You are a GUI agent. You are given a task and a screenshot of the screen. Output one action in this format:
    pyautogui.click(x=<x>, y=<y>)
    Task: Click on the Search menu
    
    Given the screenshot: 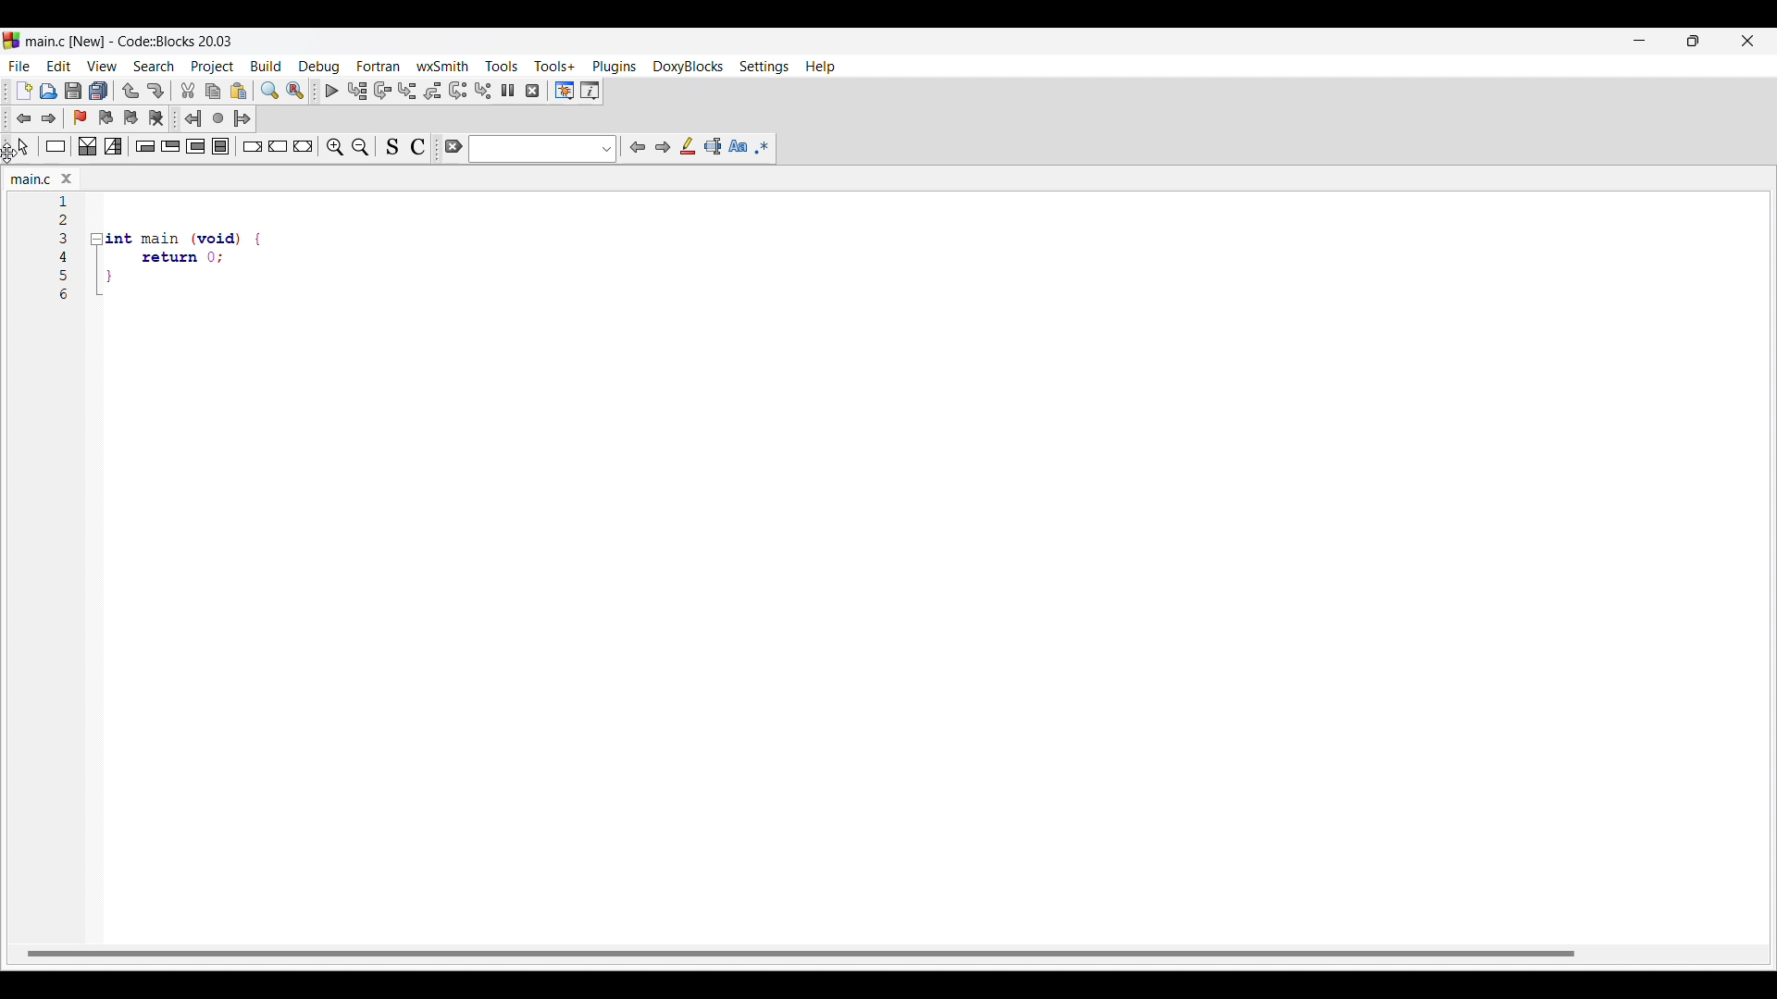 What is the action you would take?
    pyautogui.click(x=155, y=66)
    